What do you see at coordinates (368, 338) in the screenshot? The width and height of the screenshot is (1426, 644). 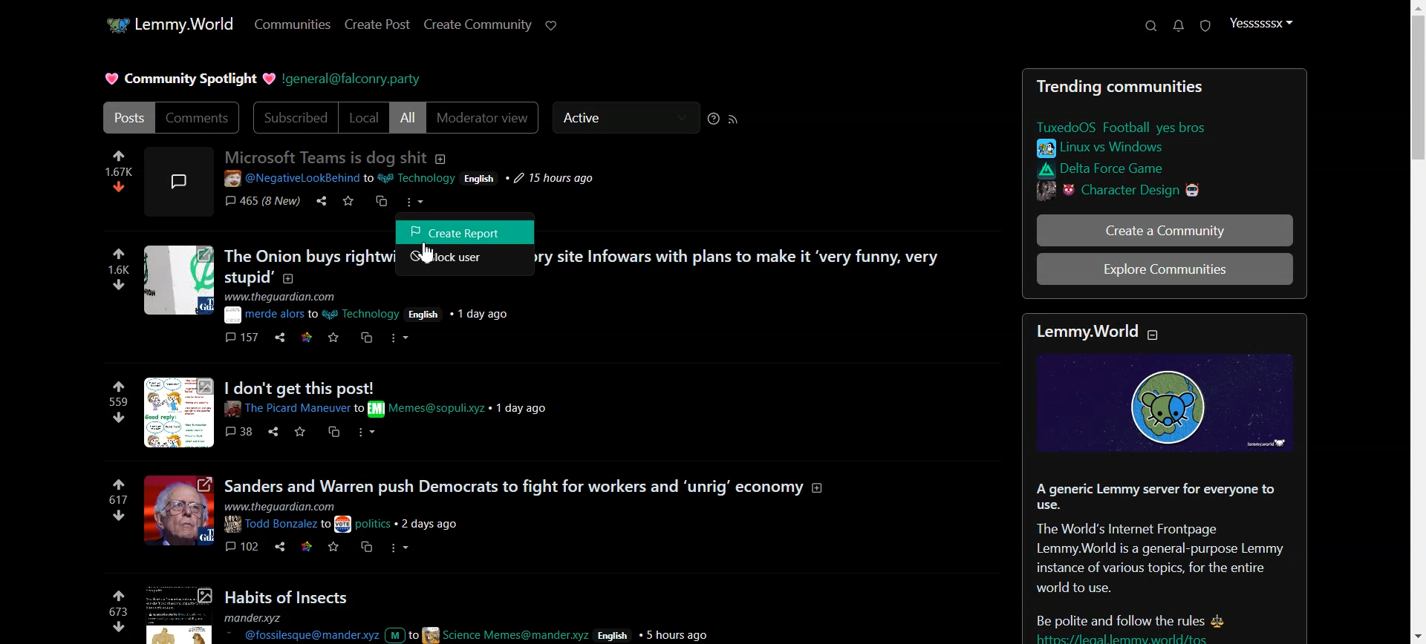 I see `cs` at bounding box center [368, 338].